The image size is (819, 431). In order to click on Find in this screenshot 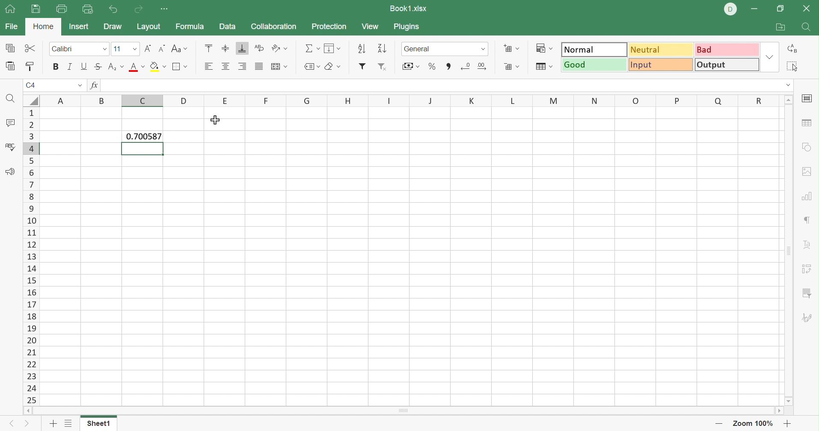, I will do `click(12, 101)`.